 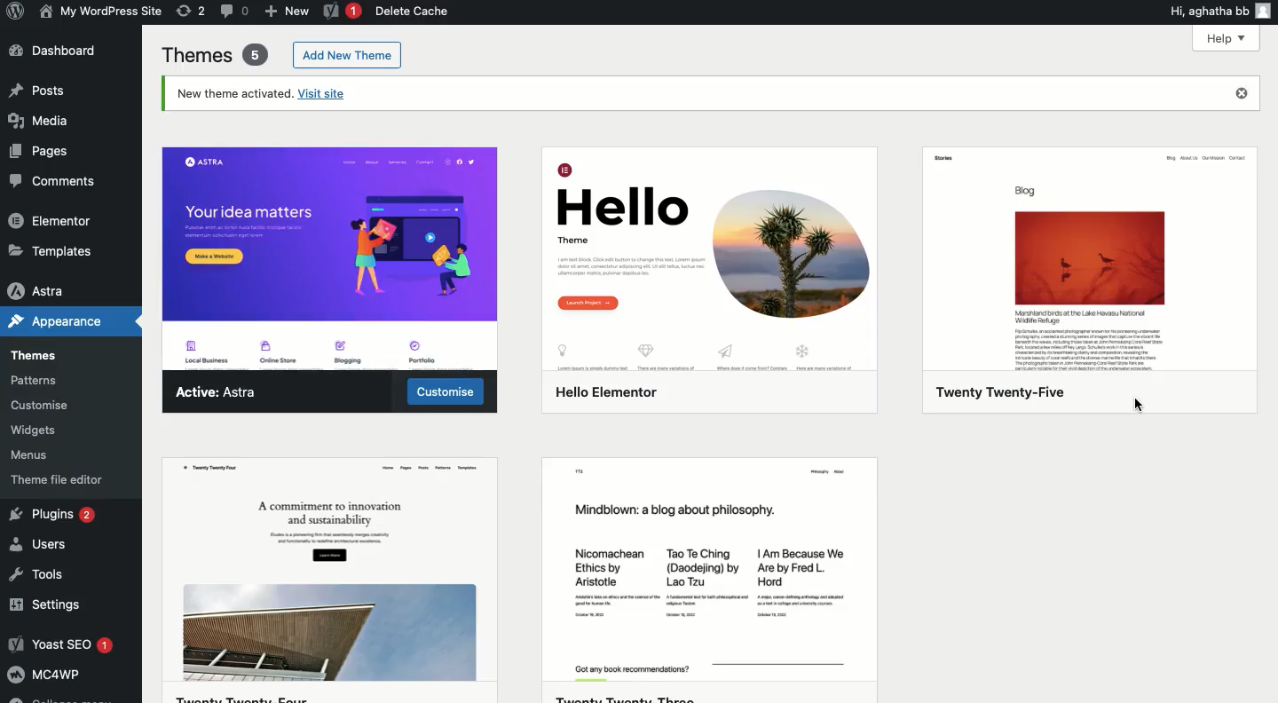 I want to click on Delete cache, so click(x=417, y=11).